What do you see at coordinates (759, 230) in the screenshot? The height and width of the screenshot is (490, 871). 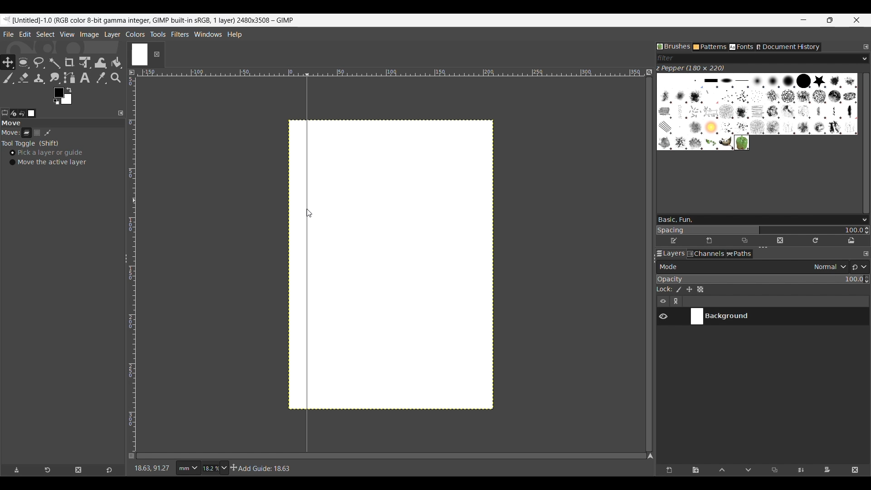 I see `Change spacing` at bounding box center [759, 230].